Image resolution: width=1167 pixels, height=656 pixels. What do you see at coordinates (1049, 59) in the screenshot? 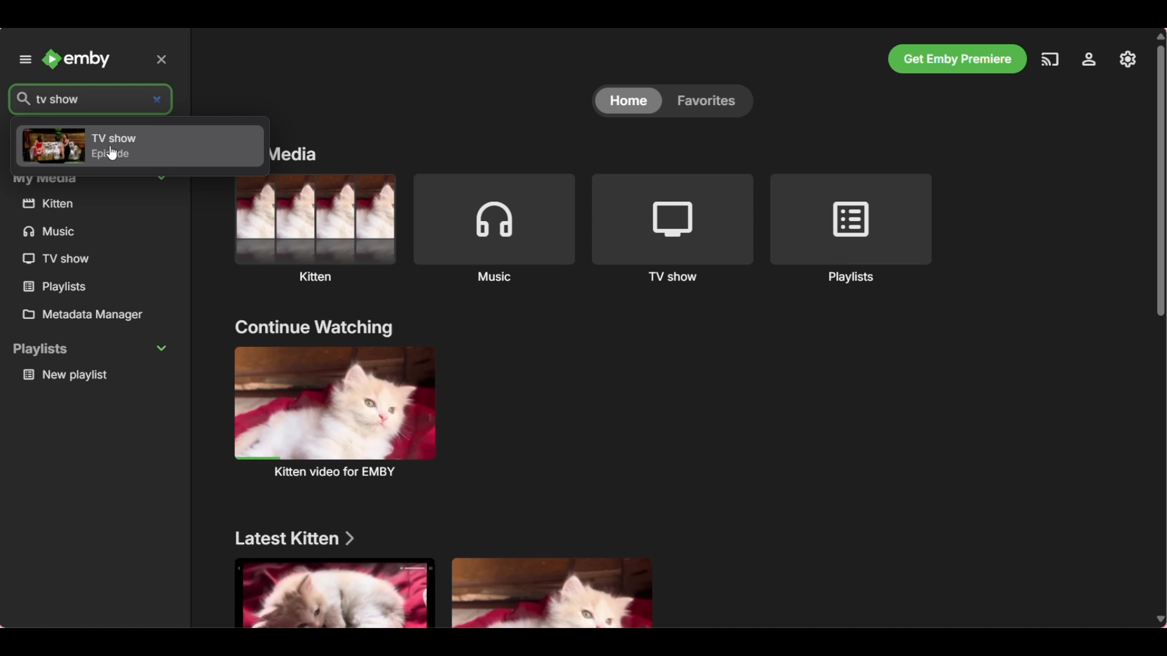
I see `Play on another device` at bounding box center [1049, 59].